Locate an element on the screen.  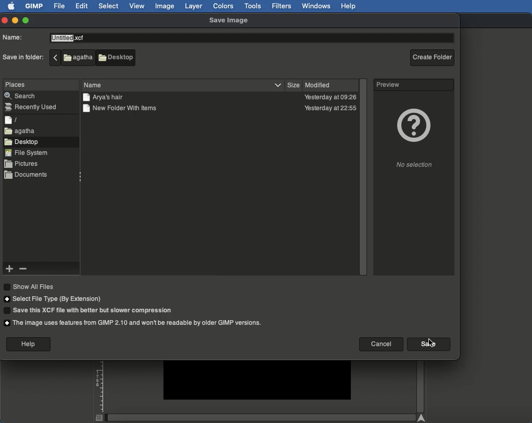
Close is located at coordinates (5, 21).